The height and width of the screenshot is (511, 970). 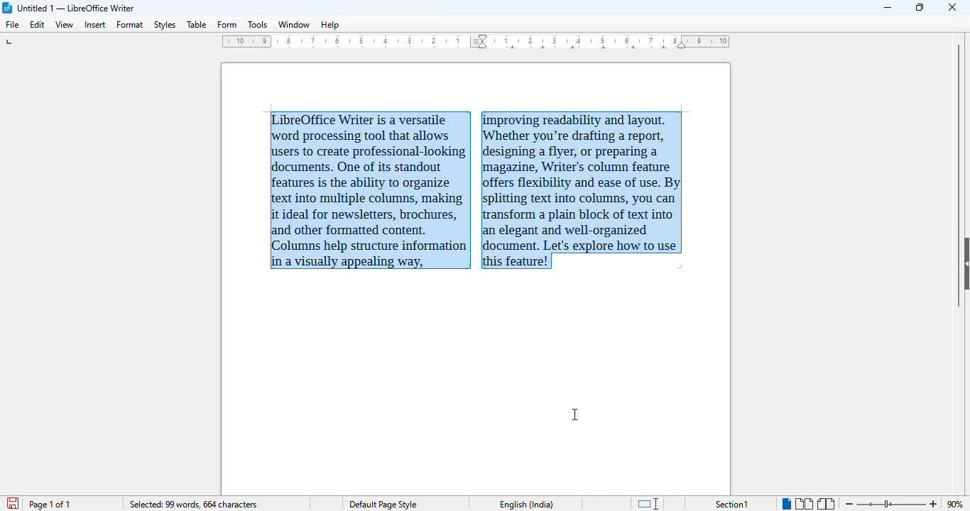 What do you see at coordinates (730, 503) in the screenshot?
I see `Selection1` at bounding box center [730, 503].